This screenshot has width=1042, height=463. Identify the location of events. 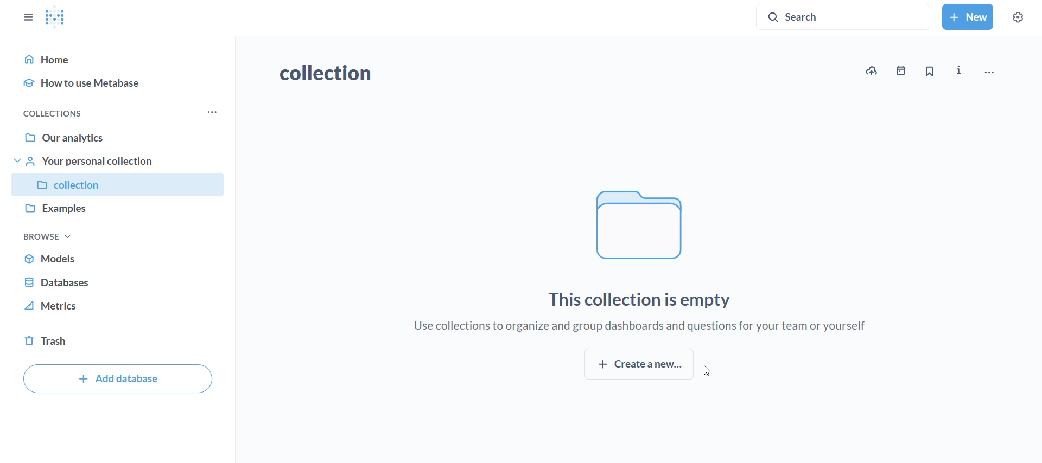
(903, 70).